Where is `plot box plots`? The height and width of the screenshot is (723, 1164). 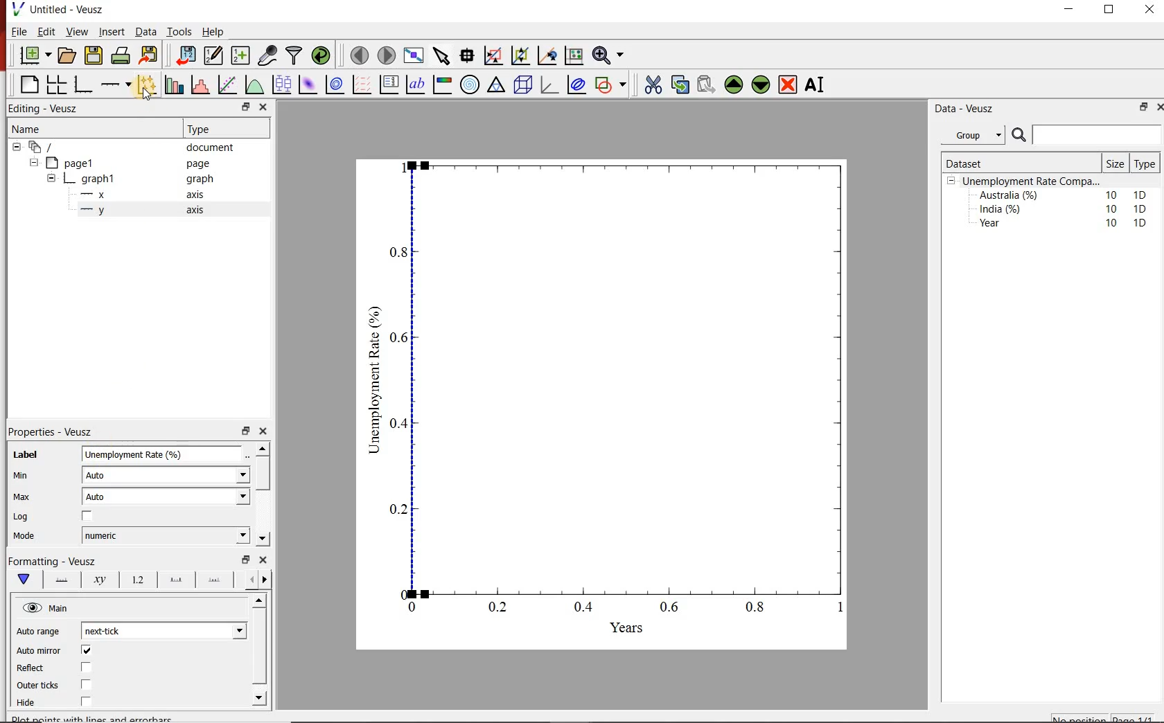 plot box plots is located at coordinates (282, 84).